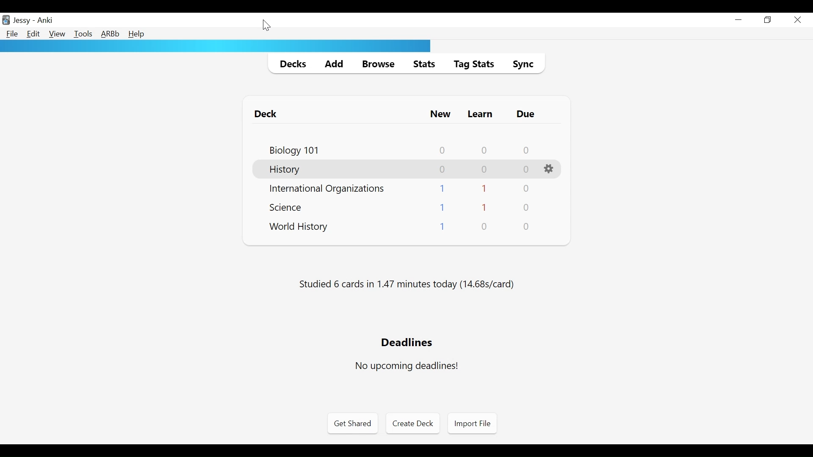  Describe the element at coordinates (290, 63) in the screenshot. I see `Decks` at that location.